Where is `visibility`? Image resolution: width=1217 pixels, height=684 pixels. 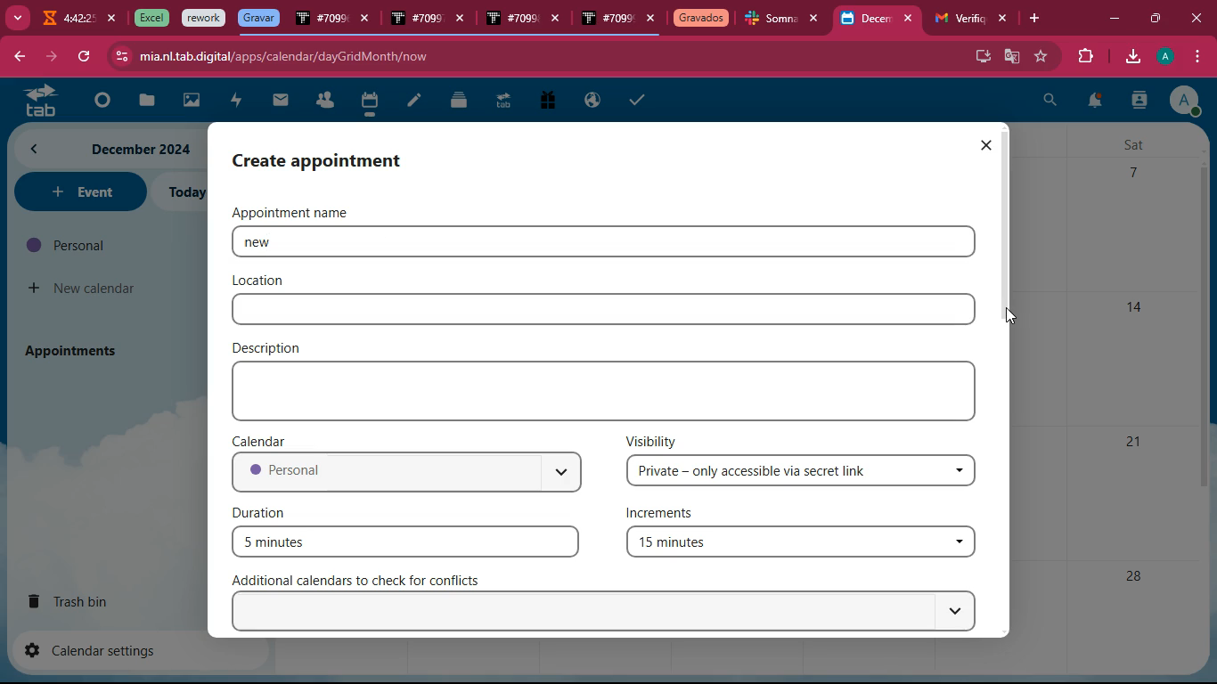
visibility is located at coordinates (652, 440).